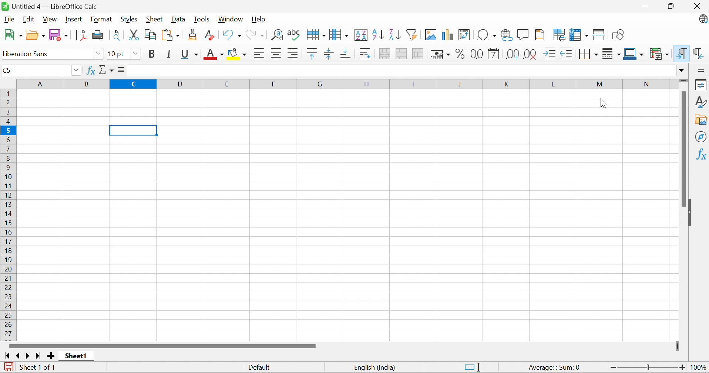 This screenshot has width=709, height=373. What do you see at coordinates (328, 53) in the screenshot?
I see `Center vertically` at bounding box center [328, 53].